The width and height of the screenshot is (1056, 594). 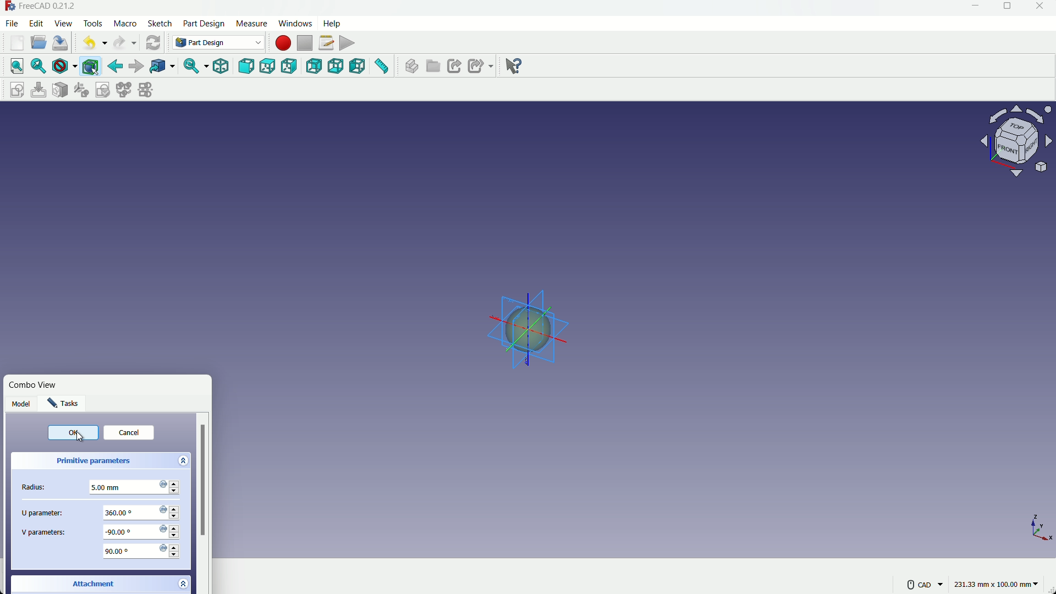 I want to click on edit sketch, so click(x=39, y=90).